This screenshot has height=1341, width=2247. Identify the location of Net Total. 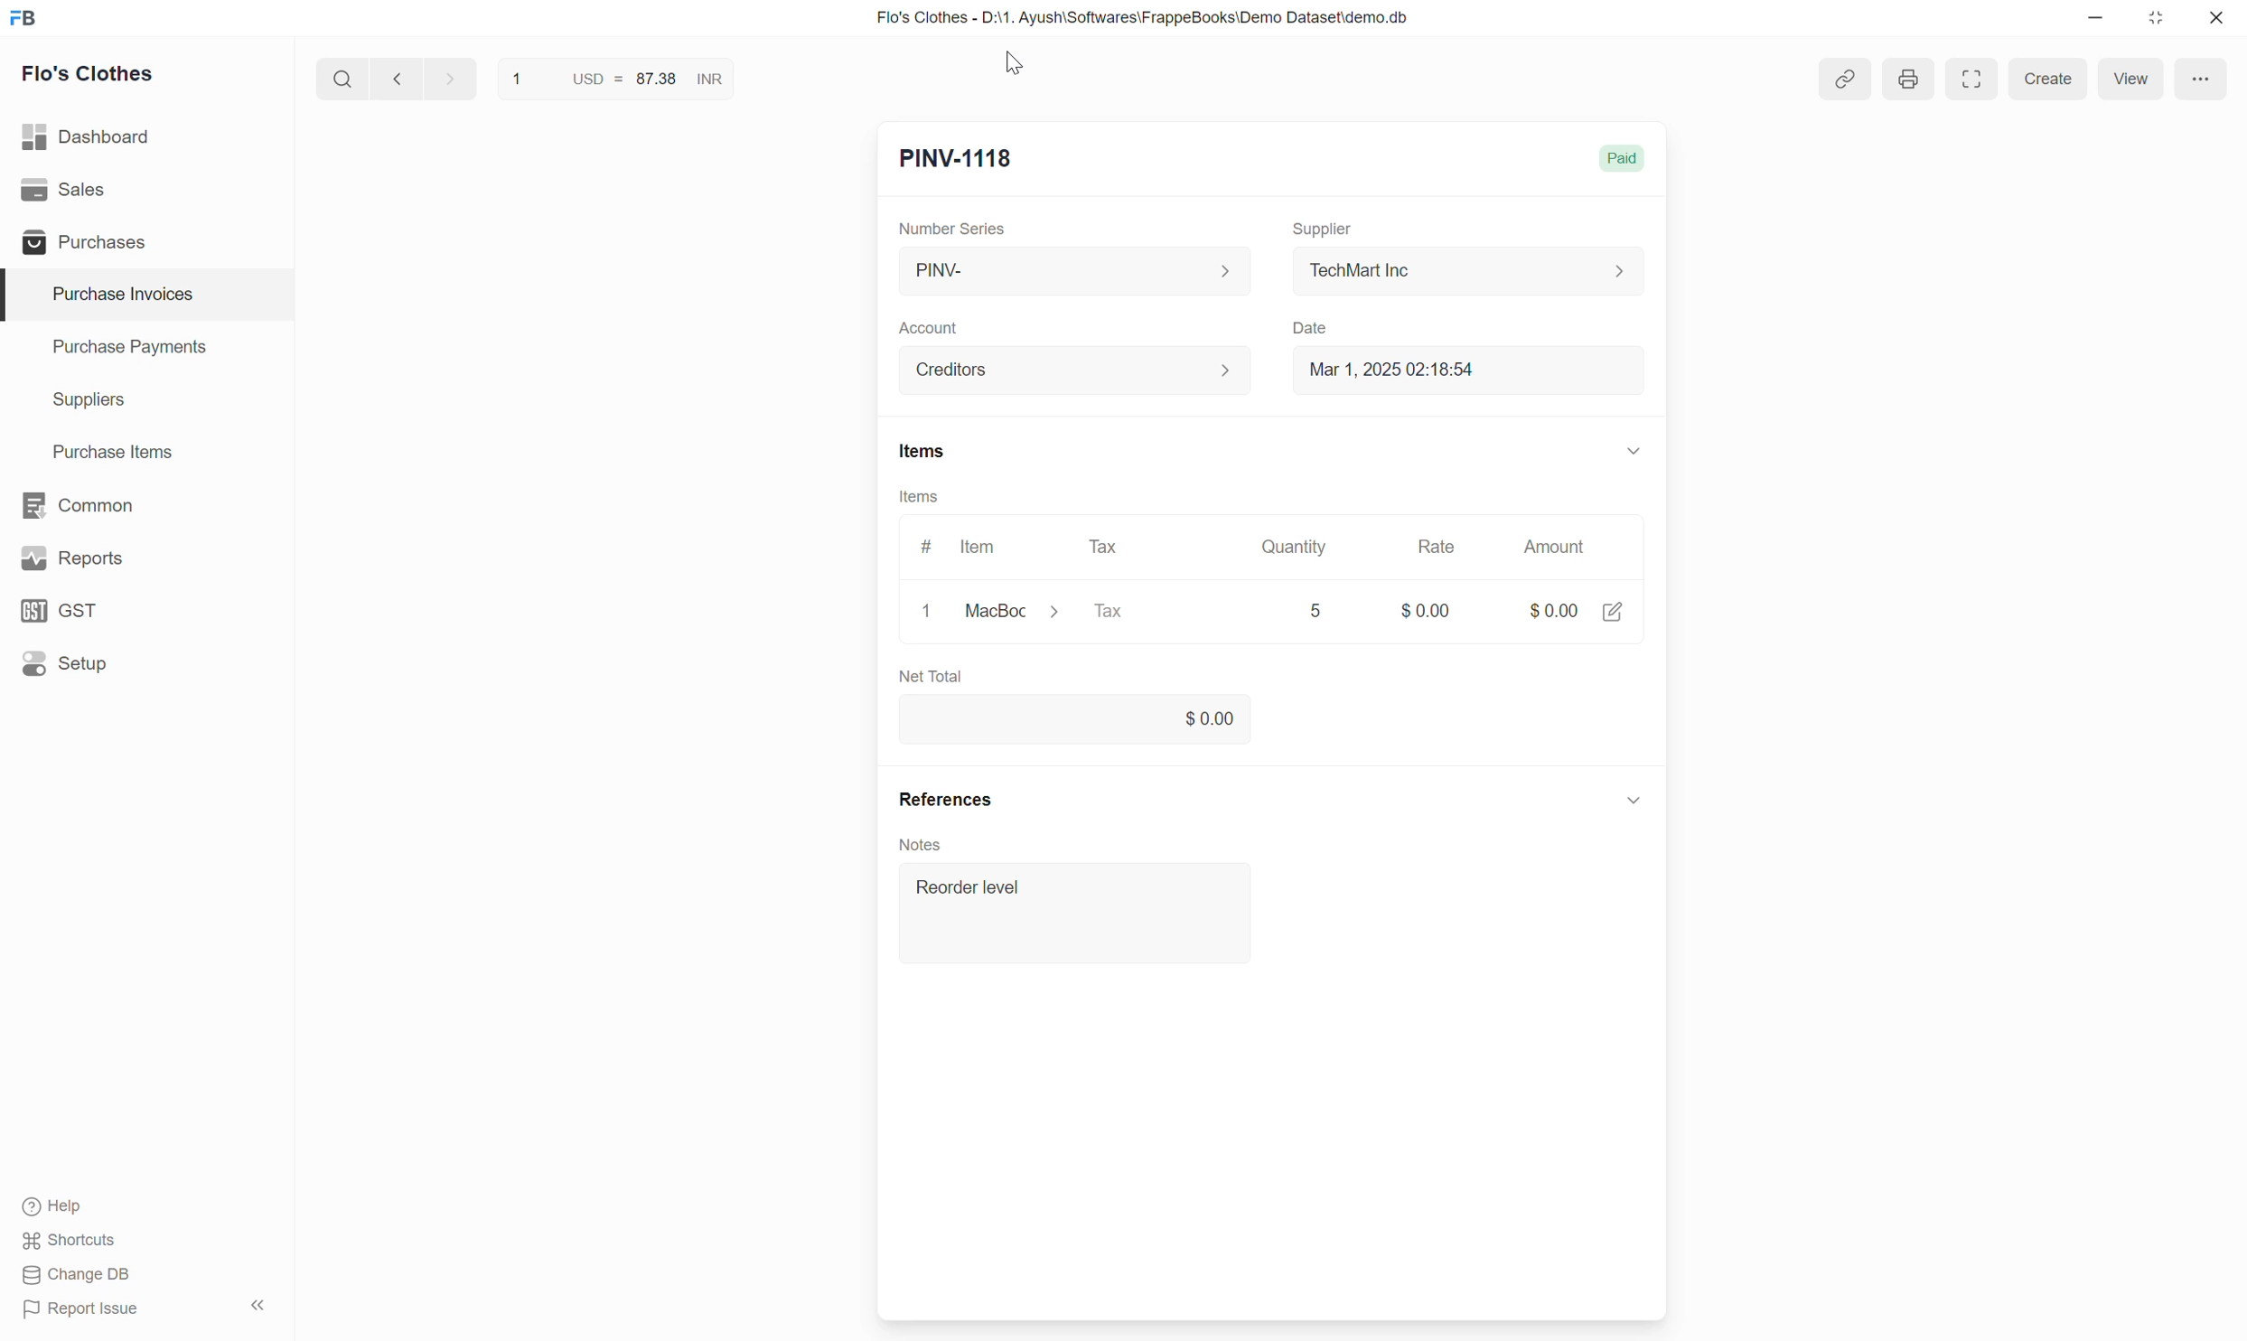
(1261, 676).